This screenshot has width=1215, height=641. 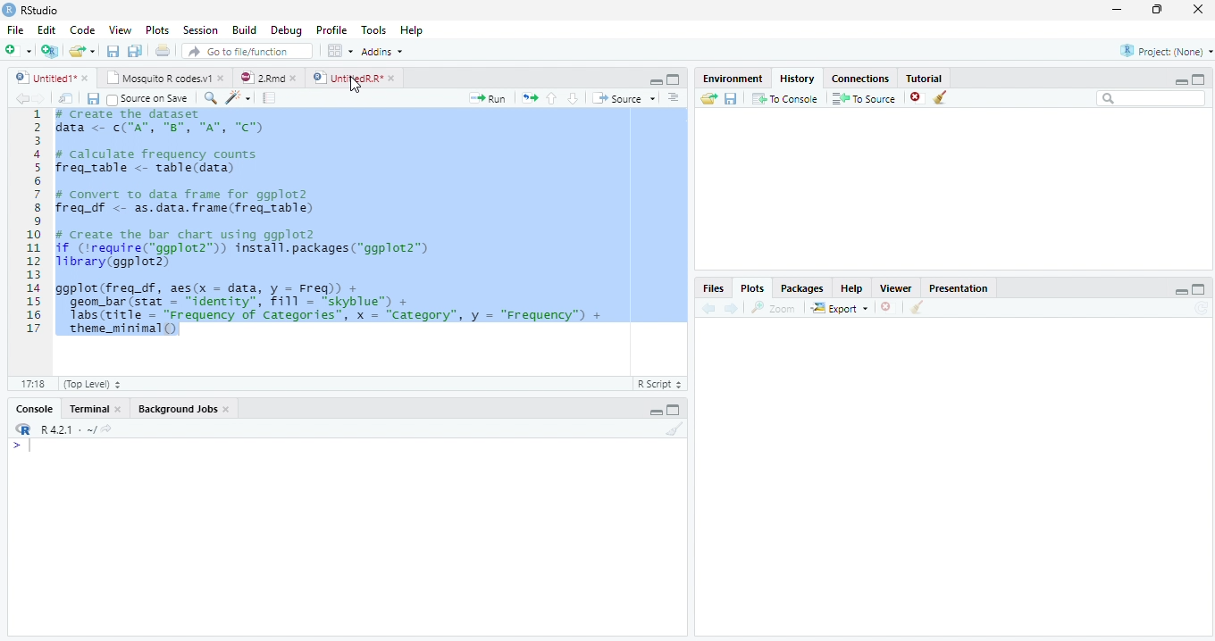 I want to click on Create the dataset data <- c("a", "8", "A", "¢")calculate frequency countsreq_table <- table(data)Convert to data frame for ggplot2req_df <- as. data. frame(freq_table)Create the bar chart using ggplot2f (irequire(“ggplot2”)) install.packages(“ggplot2”)ibrary(ggplot2)gplot(freq df, aes(x = data, y = Freq) +geom_bar (stat = “identity”, fill = "skyblue") +labs (title = "Frequency of Categories”, x = “Category”, y = Frequency”) +theme_minimal 0], so click(x=372, y=221).